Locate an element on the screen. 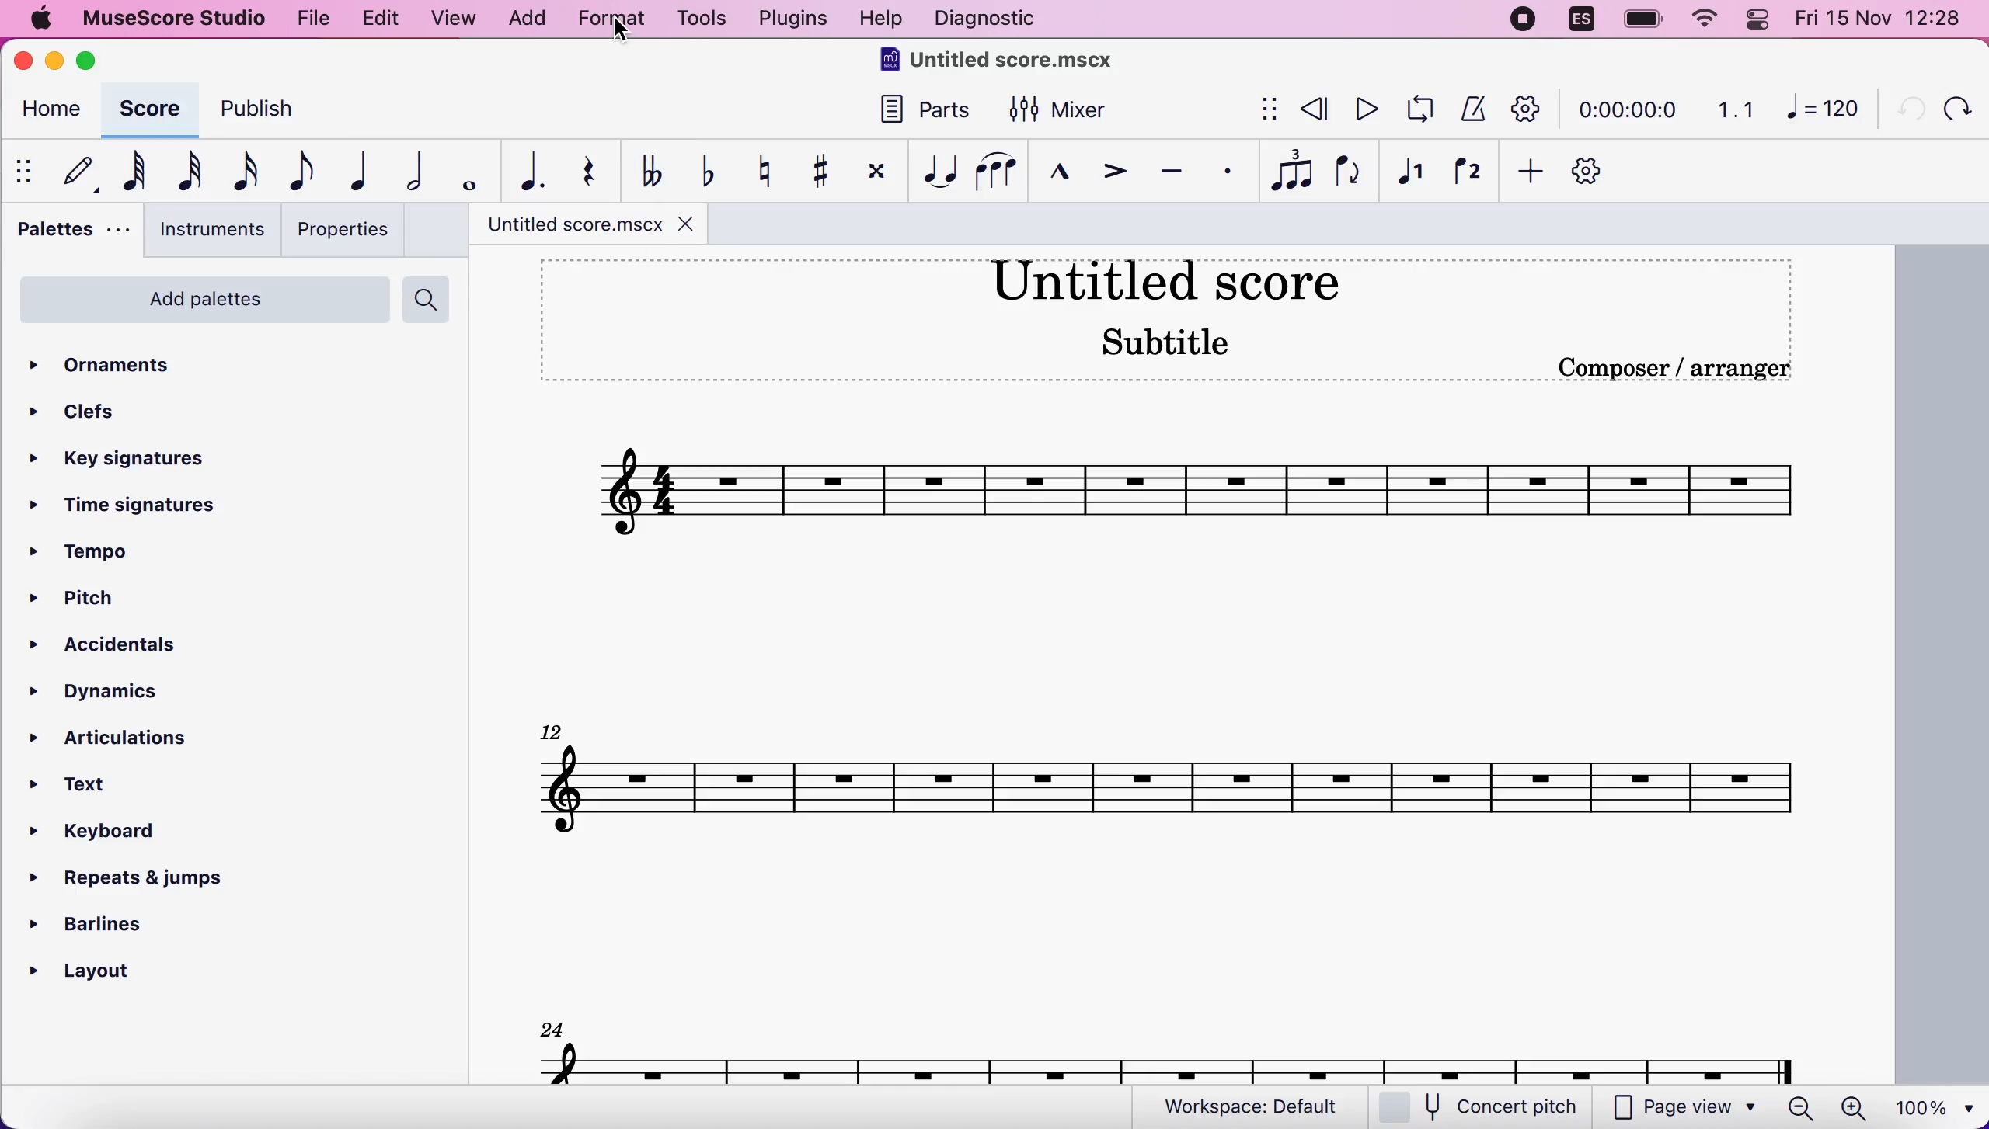  augmentation dot is located at coordinates (524, 172).